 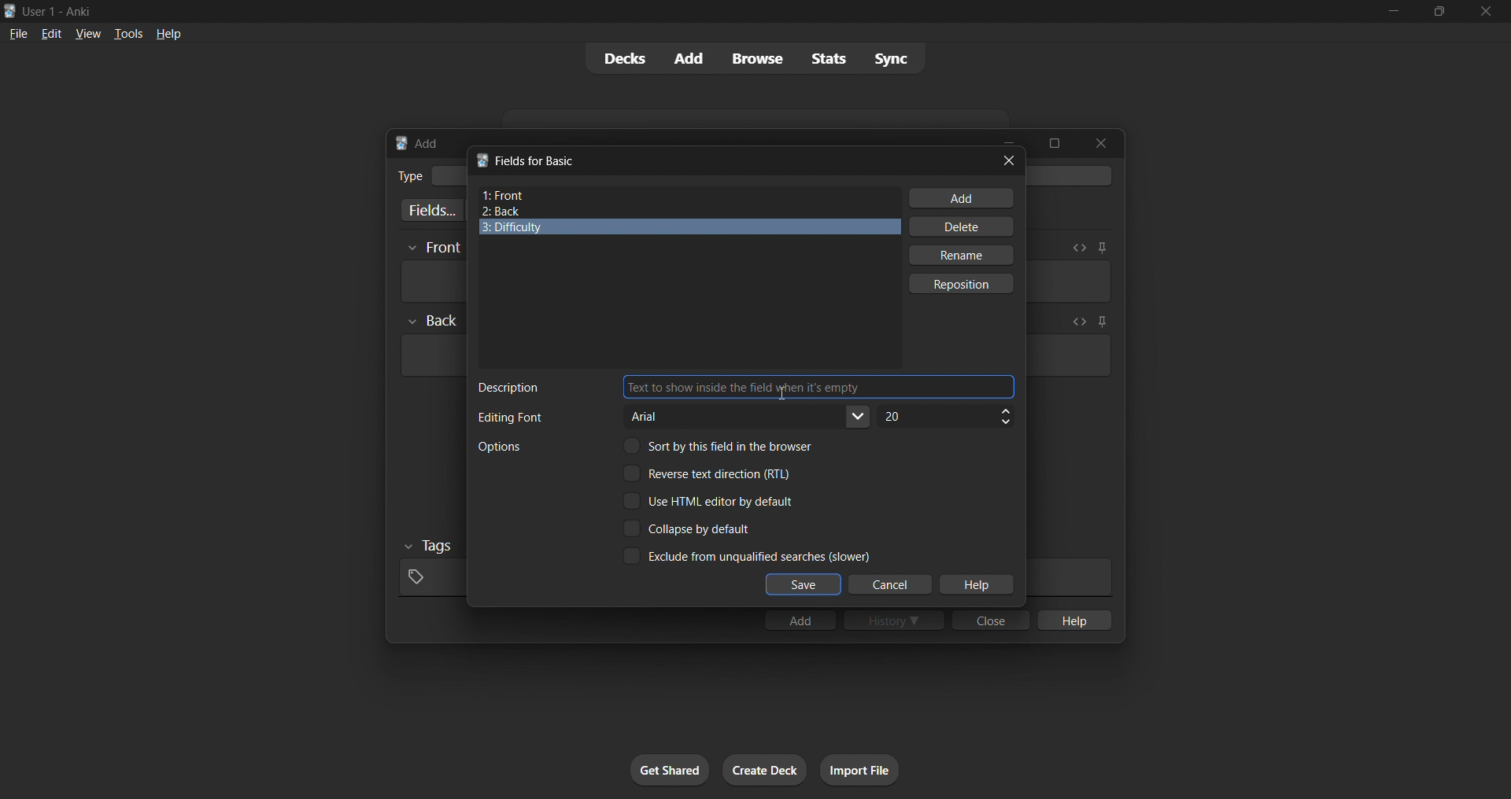 I want to click on close, so click(x=1486, y=12).